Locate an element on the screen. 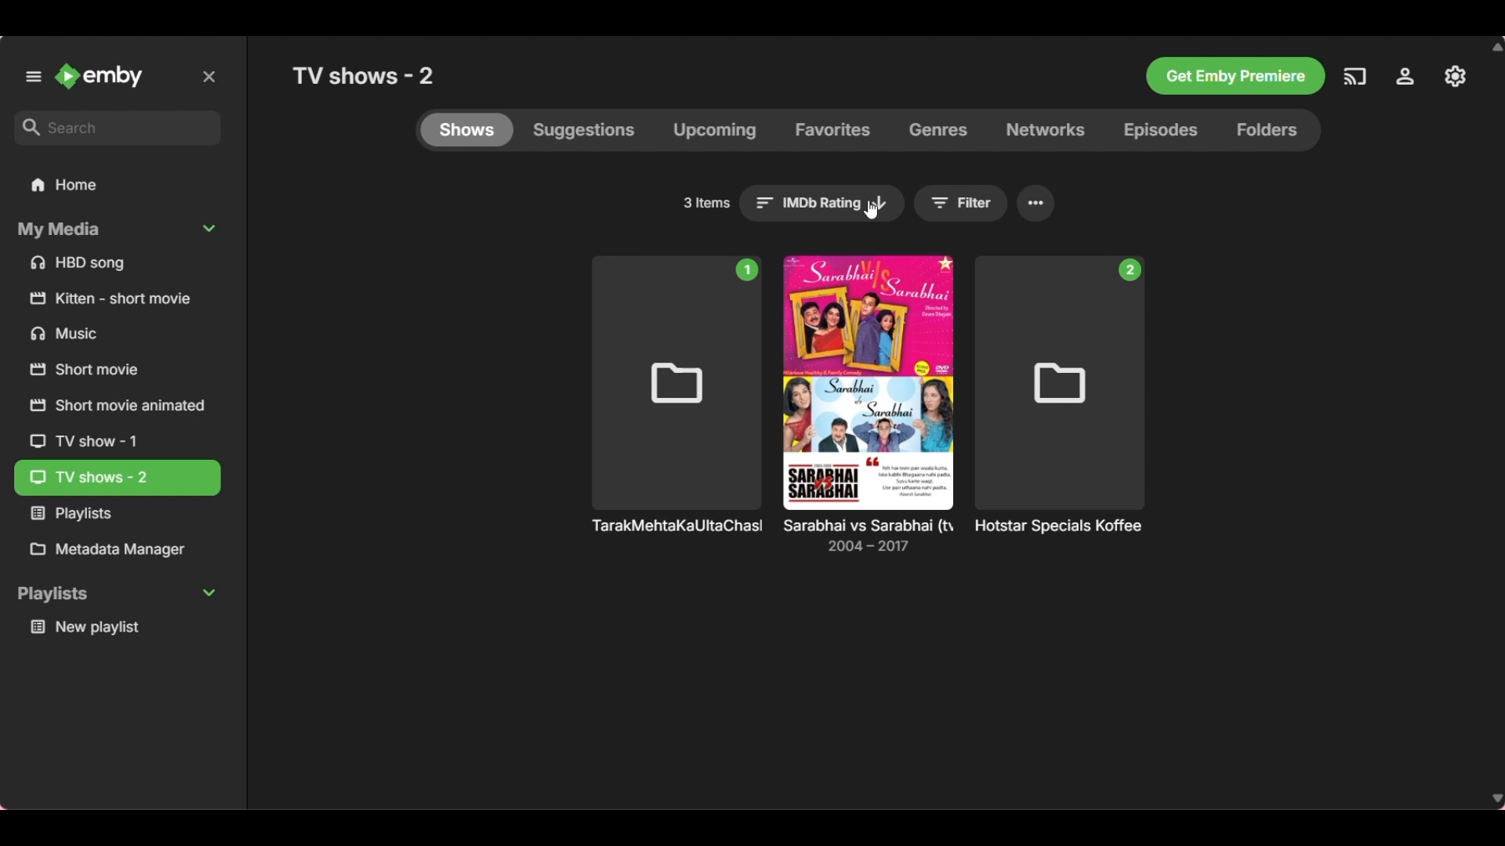  Collapse My Media is located at coordinates (116, 230).